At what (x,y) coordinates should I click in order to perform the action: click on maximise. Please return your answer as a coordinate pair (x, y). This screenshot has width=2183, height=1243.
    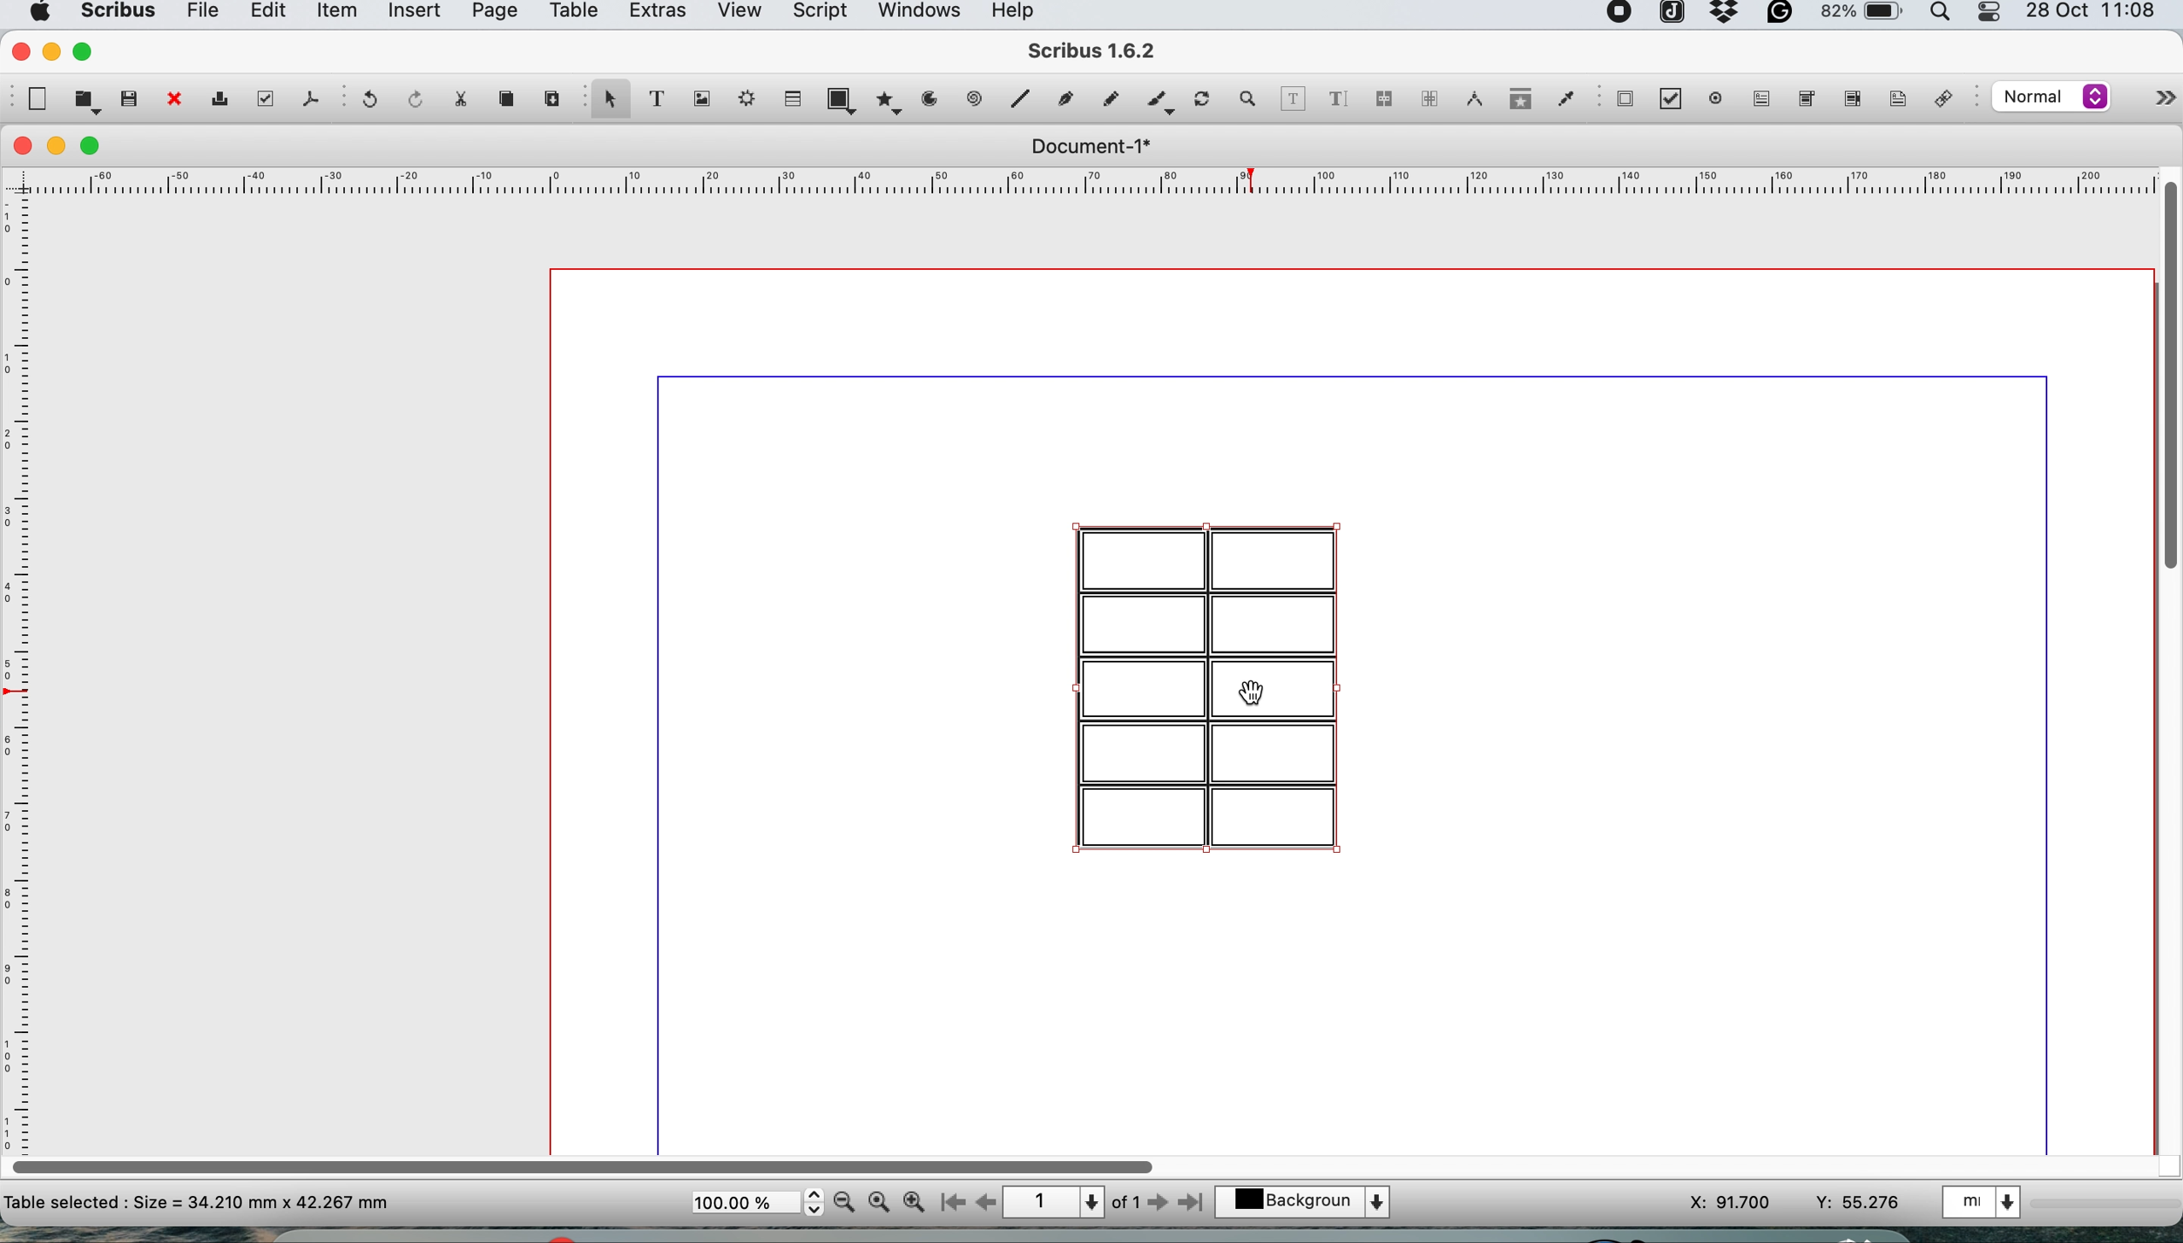
    Looking at the image, I should click on (87, 50).